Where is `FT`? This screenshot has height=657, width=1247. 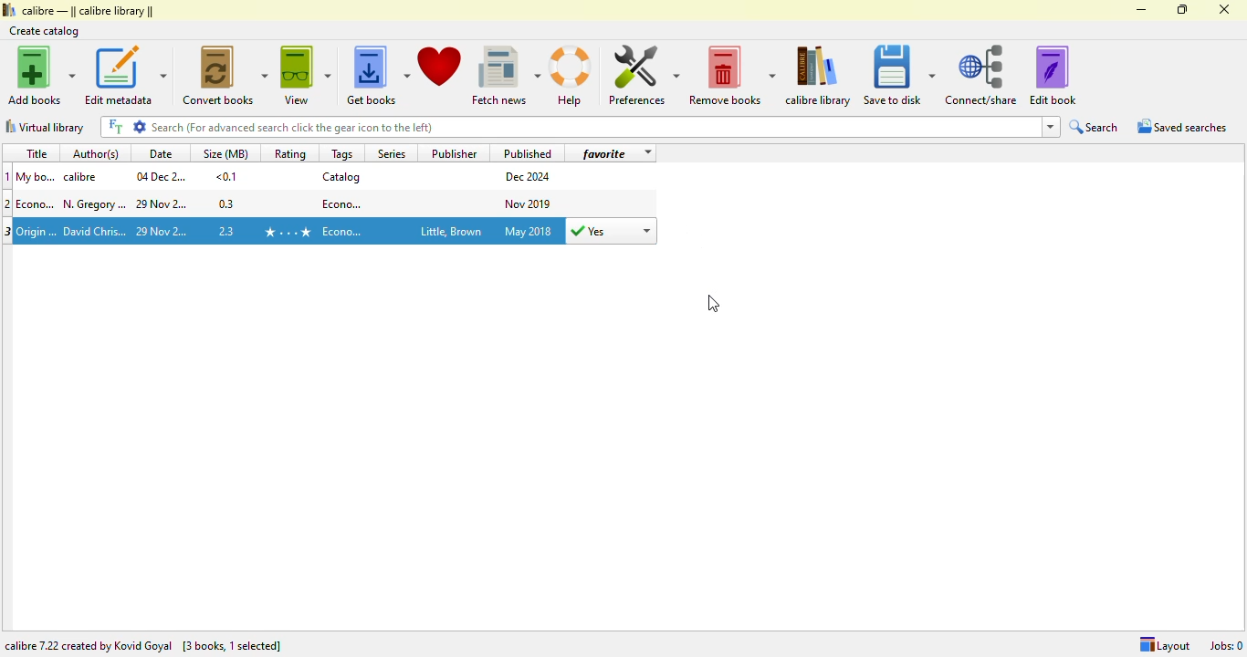
FT is located at coordinates (114, 127).